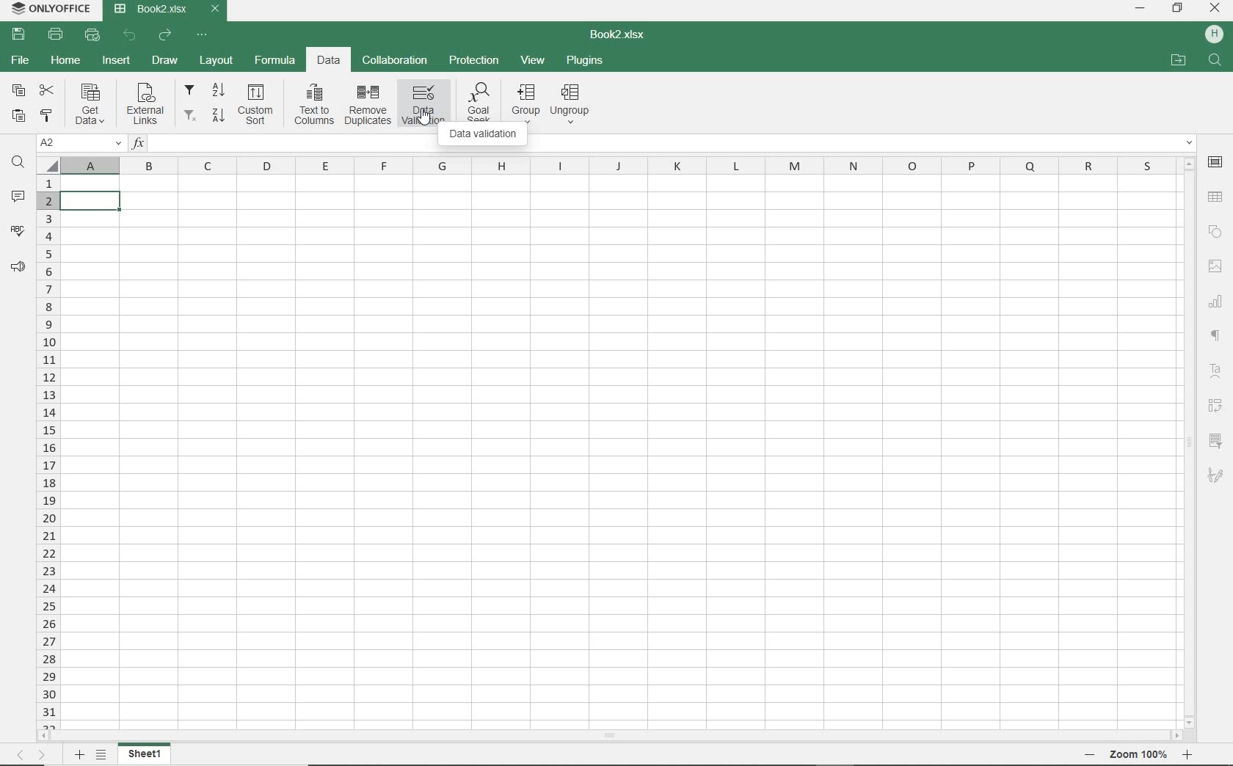 This screenshot has width=1233, height=766. Describe the element at coordinates (1215, 406) in the screenshot. I see `PIVOT table` at that location.